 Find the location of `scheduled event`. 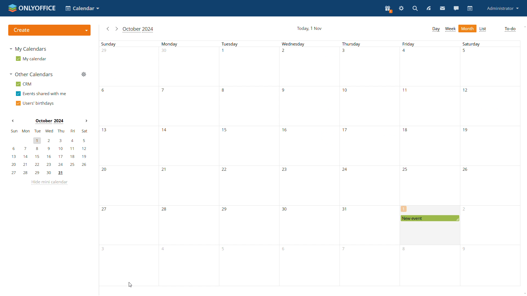

scheduled event is located at coordinates (430, 218).